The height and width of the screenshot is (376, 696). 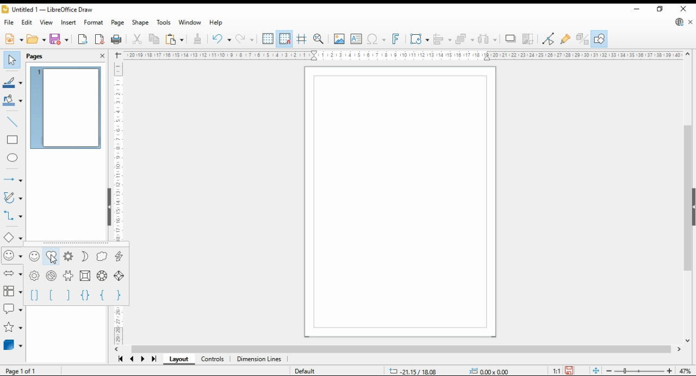 What do you see at coordinates (67, 108) in the screenshot?
I see `page 1` at bounding box center [67, 108].